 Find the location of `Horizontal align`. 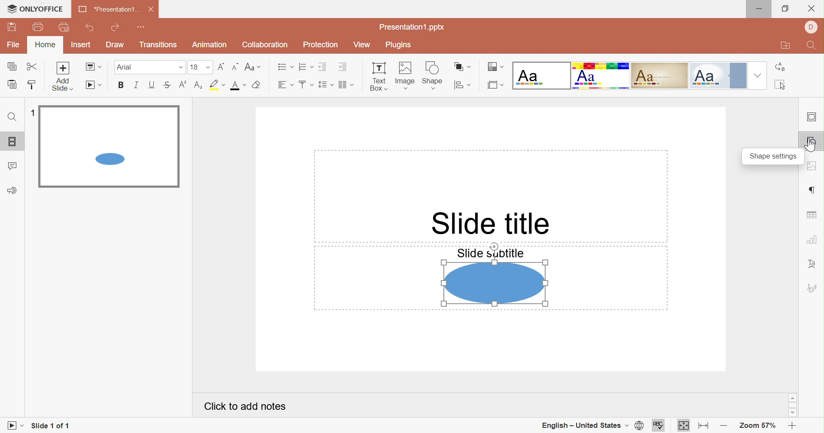

Horizontal align is located at coordinates (284, 85).